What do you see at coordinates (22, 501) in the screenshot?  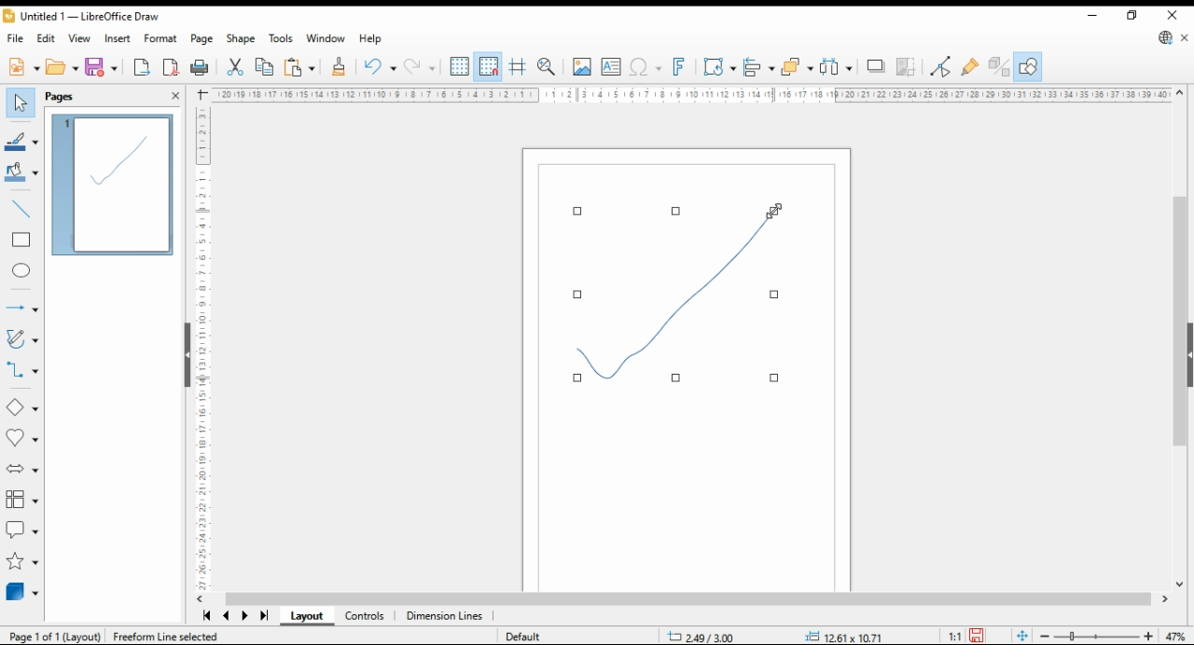 I see `flowchart` at bounding box center [22, 501].